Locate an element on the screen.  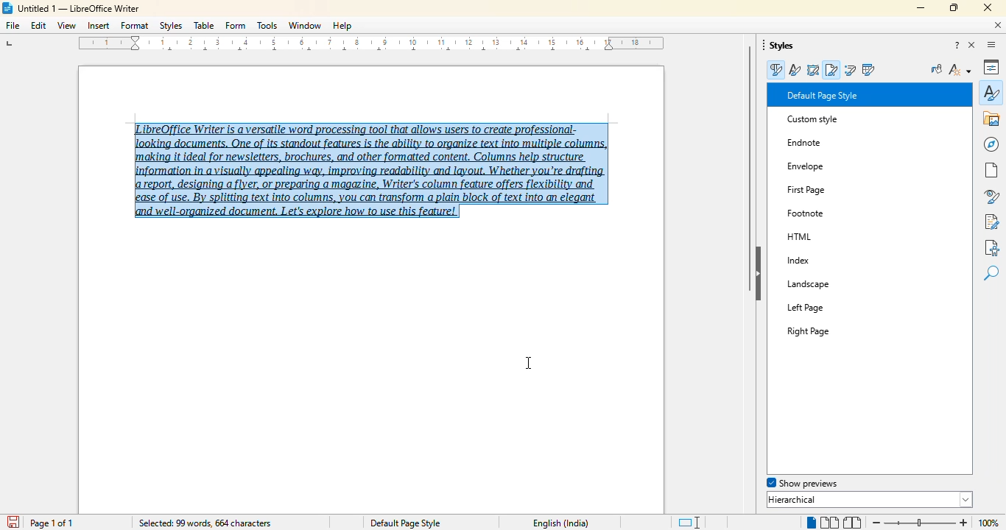
vertical scroll bar is located at coordinates (750, 168).